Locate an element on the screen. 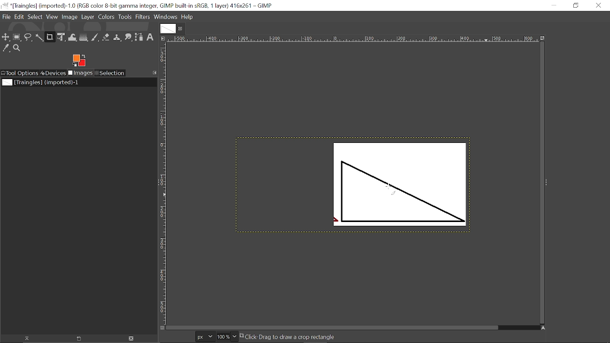 The width and height of the screenshot is (610, 343). Devices is located at coordinates (53, 73).